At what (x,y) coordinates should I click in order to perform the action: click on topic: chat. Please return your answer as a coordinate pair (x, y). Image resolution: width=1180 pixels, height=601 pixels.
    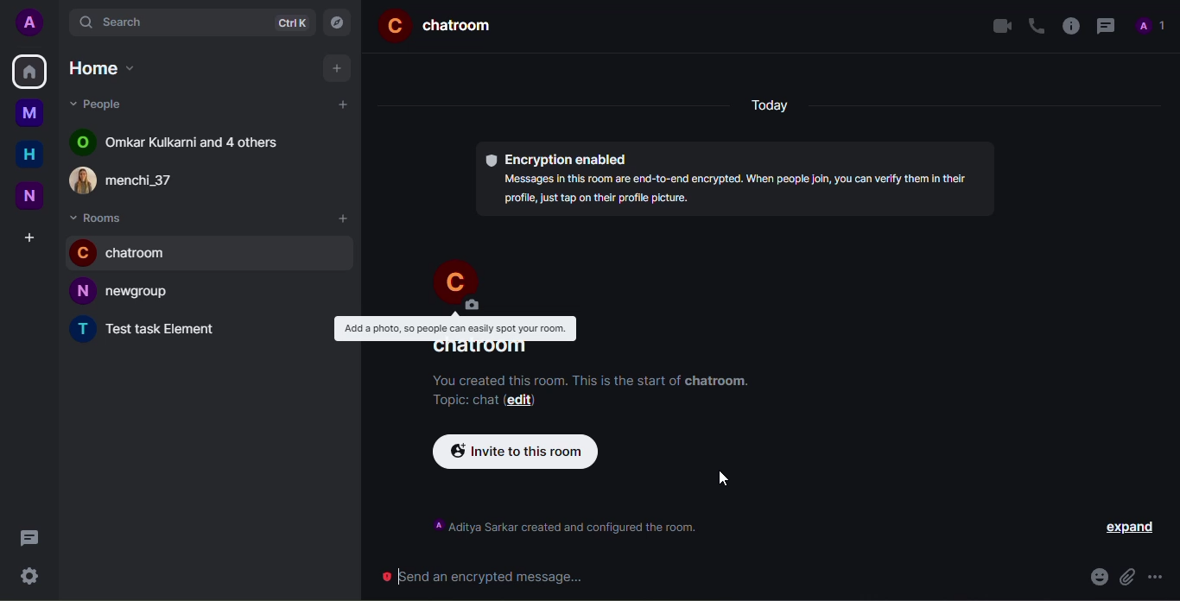
    Looking at the image, I should click on (466, 401).